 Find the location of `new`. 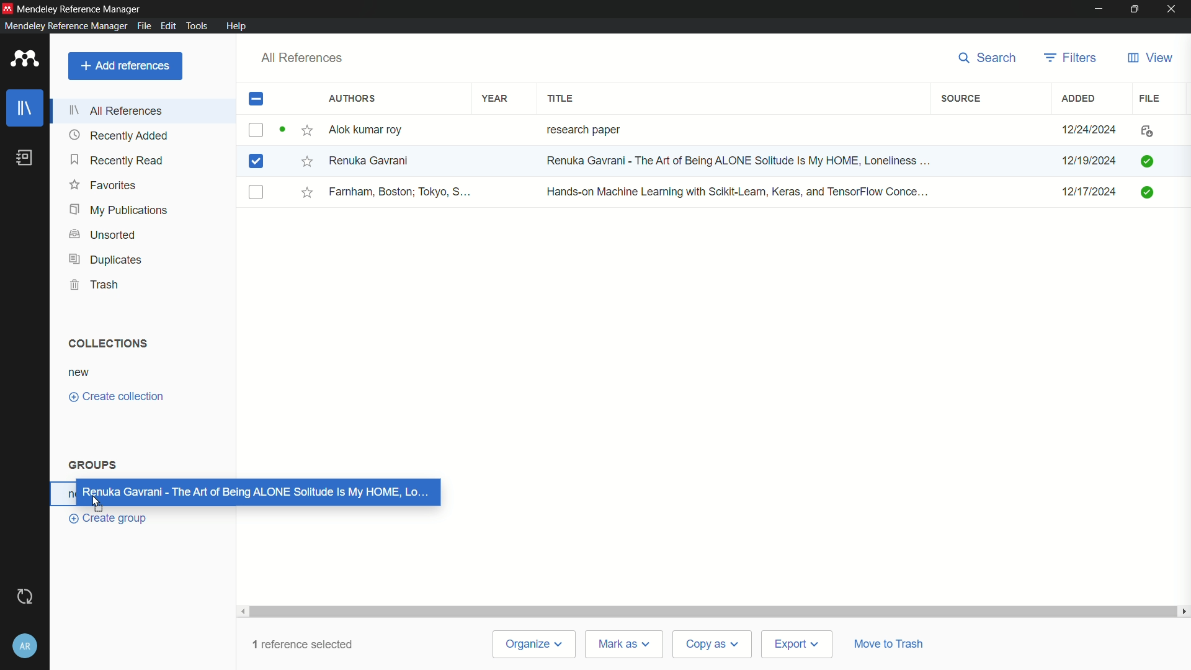

new is located at coordinates (79, 372).